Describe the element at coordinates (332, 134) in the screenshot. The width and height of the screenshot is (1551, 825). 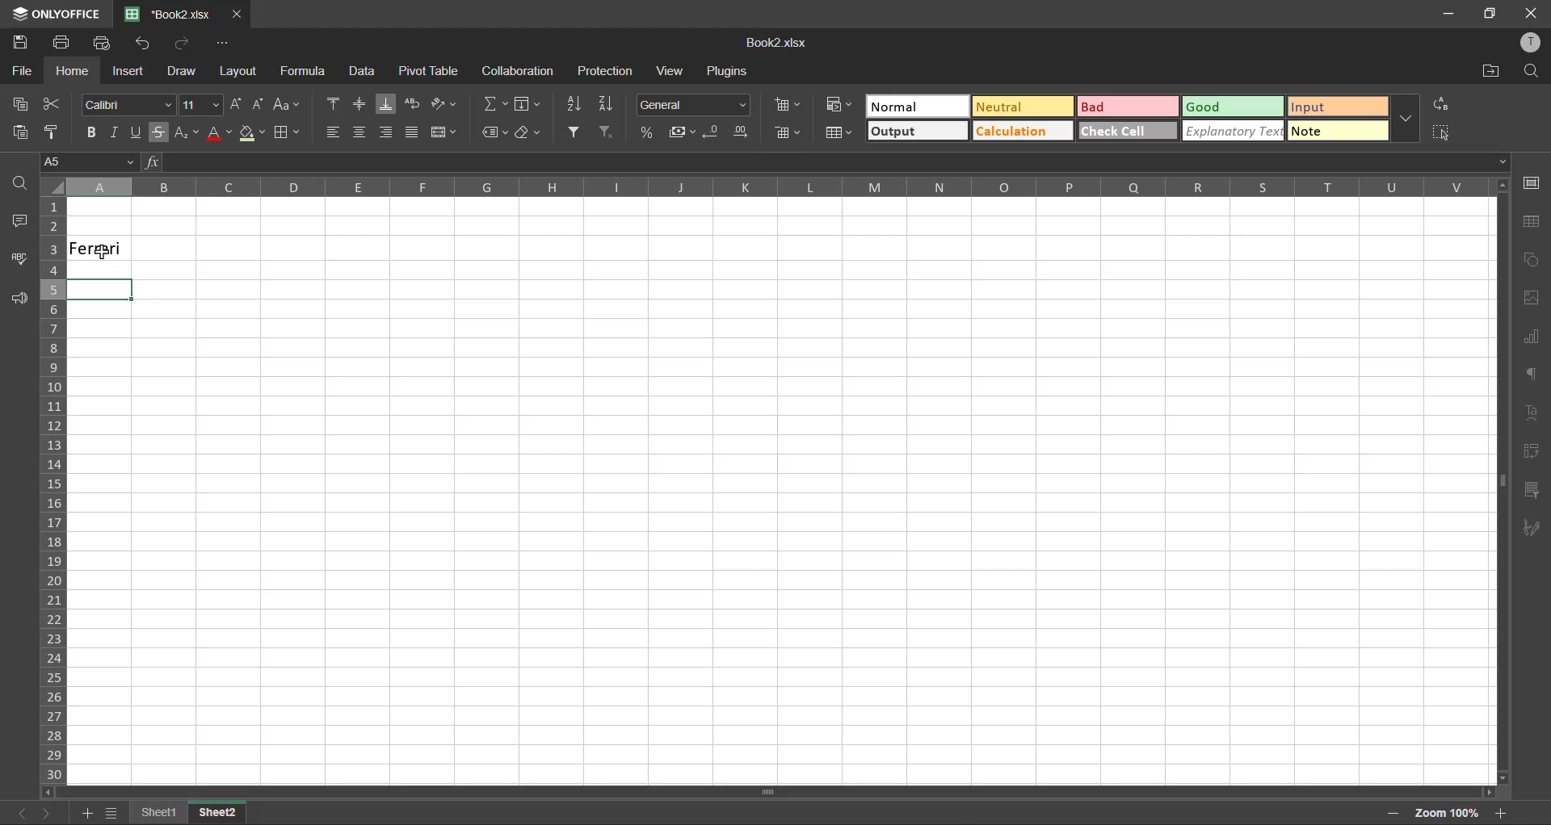
I see `align left` at that location.